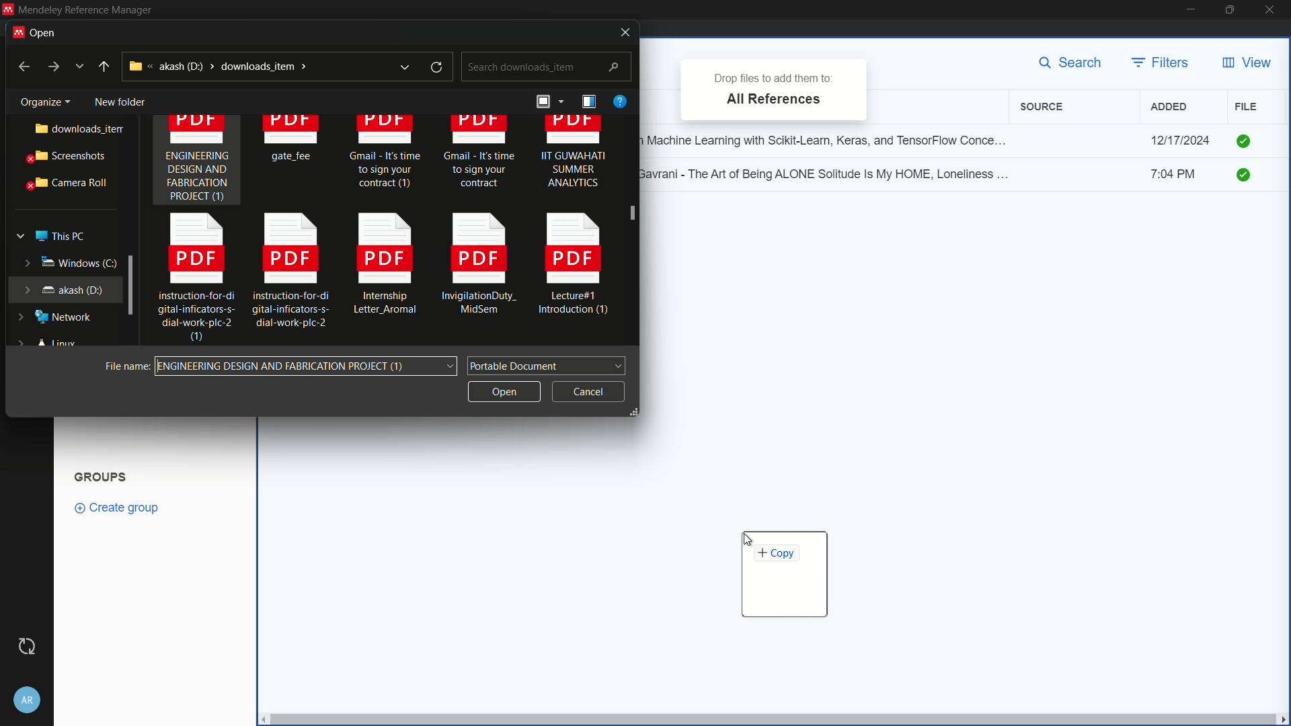 This screenshot has width=1291, height=726. I want to click on close, so click(621, 32).